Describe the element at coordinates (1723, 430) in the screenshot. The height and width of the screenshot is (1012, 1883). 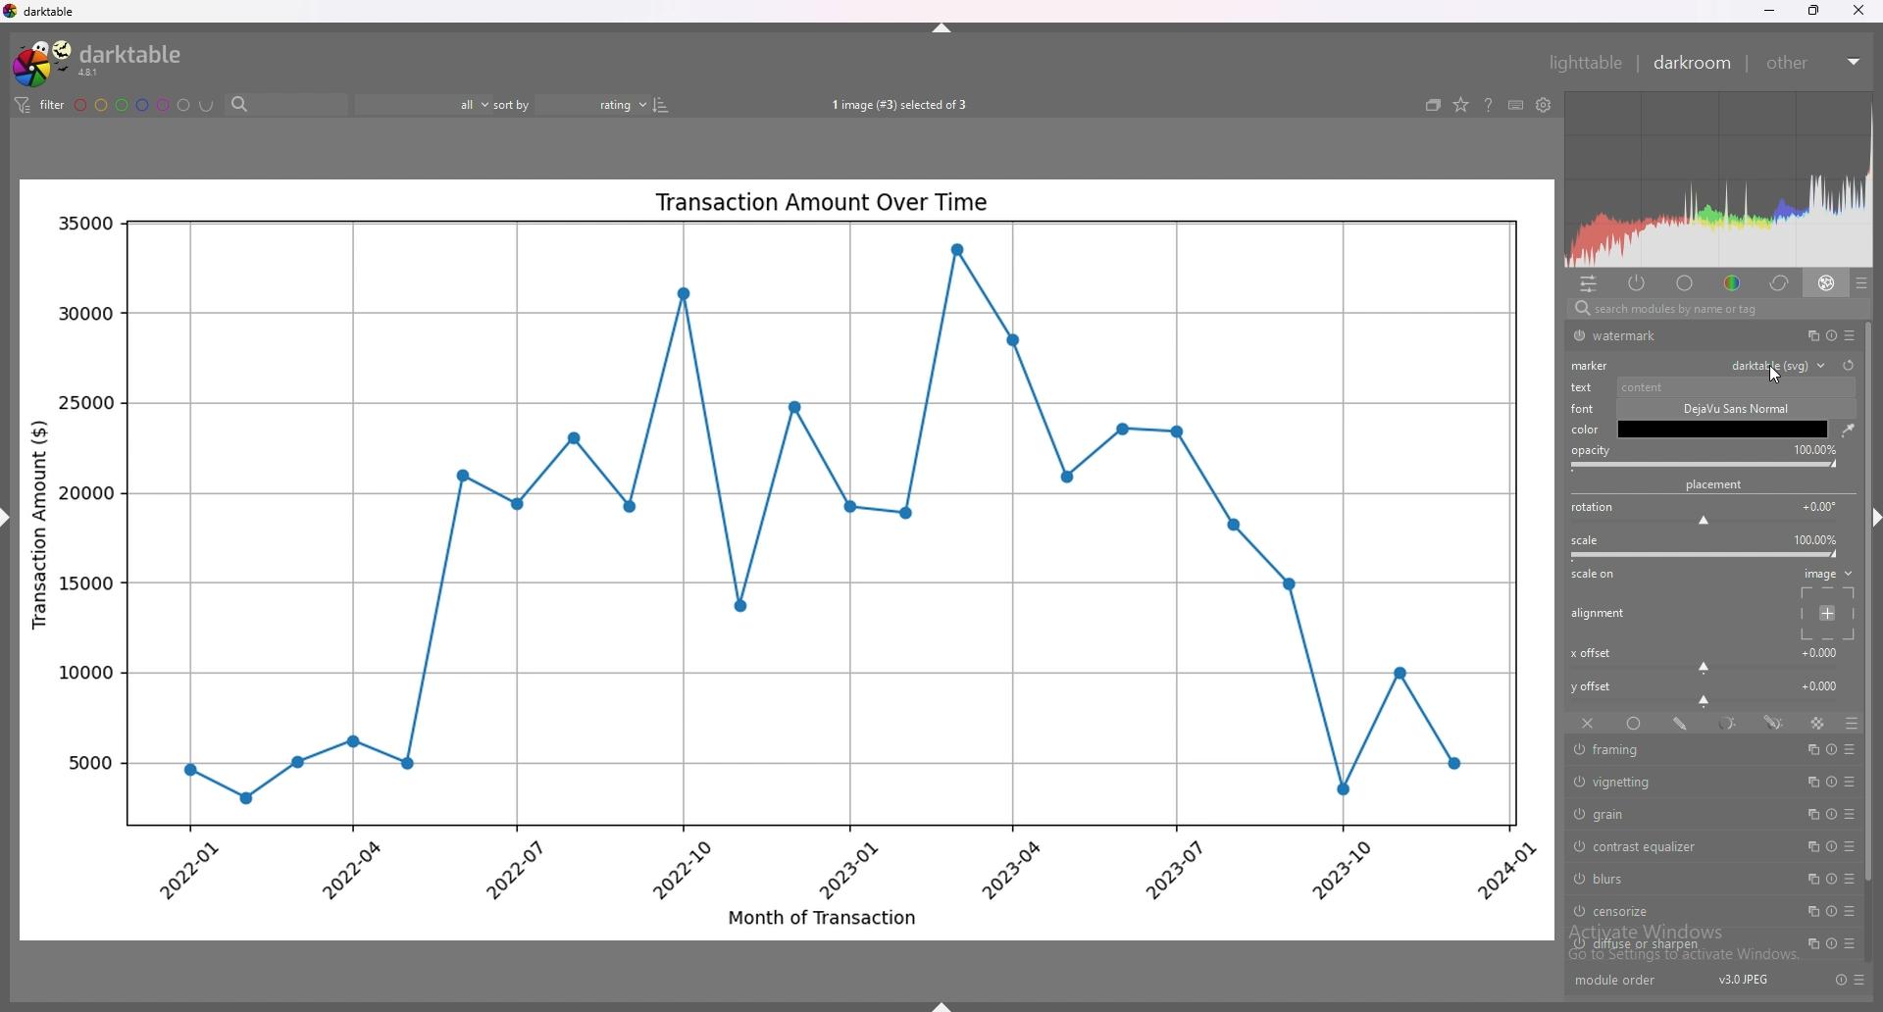
I see `color` at that location.